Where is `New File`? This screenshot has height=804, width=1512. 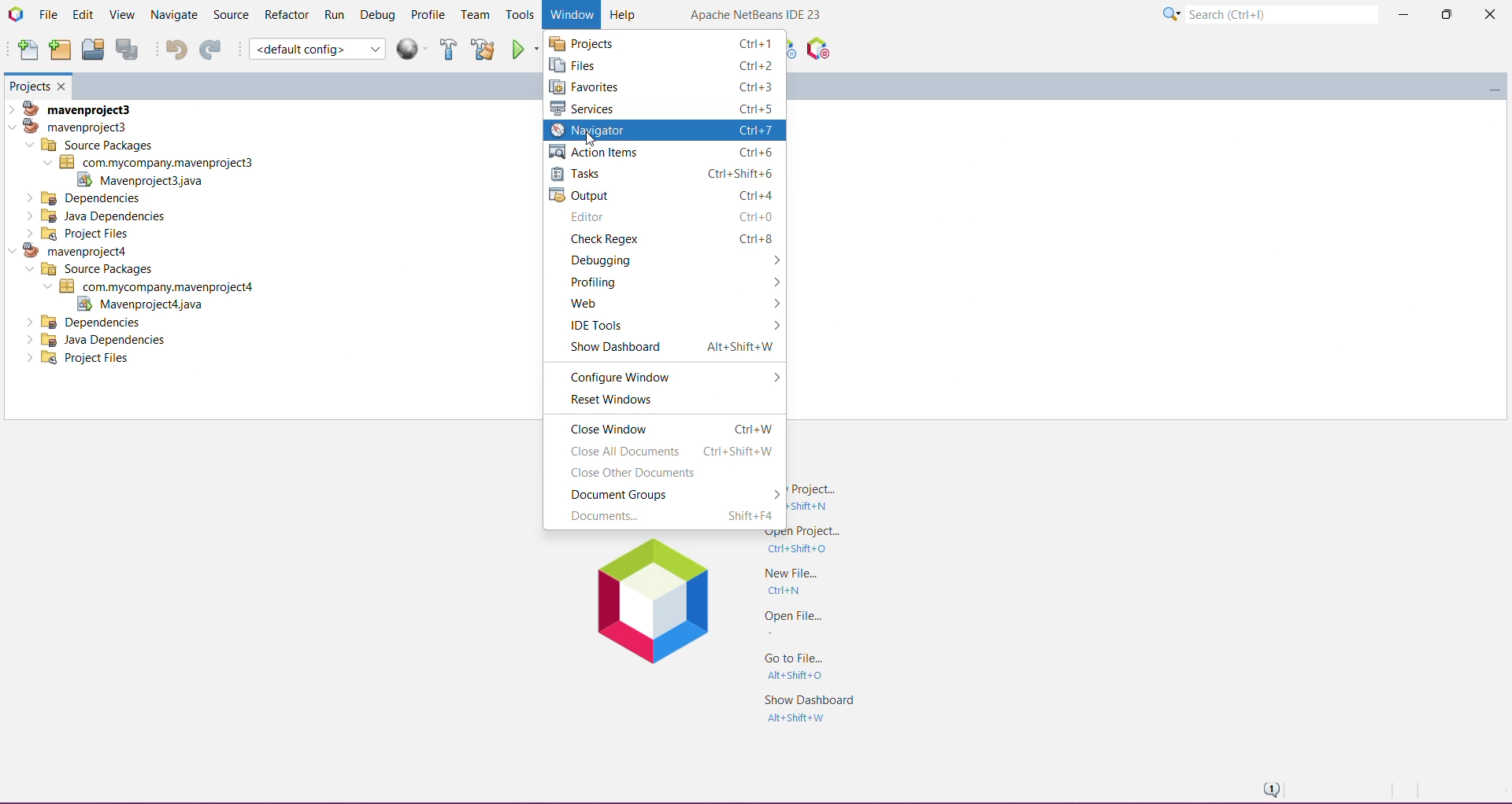
New File is located at coordinates (27, 50).